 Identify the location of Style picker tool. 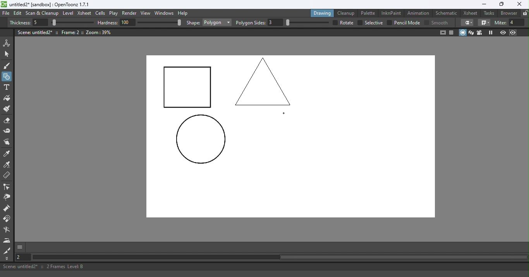
(7, 154).